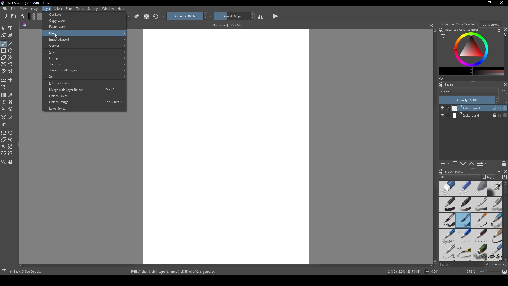 This screenshot has width=508, height=286. What do you see at coordinates (455, 164) in the screenshot?
I see `copy` at bounding box center [455, 164].